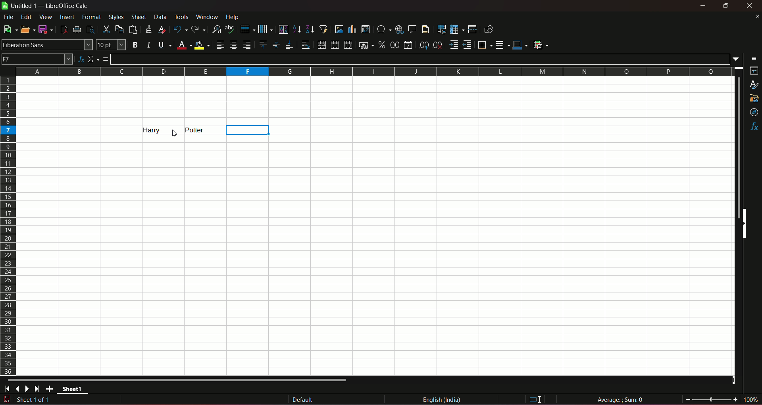 Image resolution: width=762 pixels, height=405 pixels. I want to click on increase indent, so click(453, 45).